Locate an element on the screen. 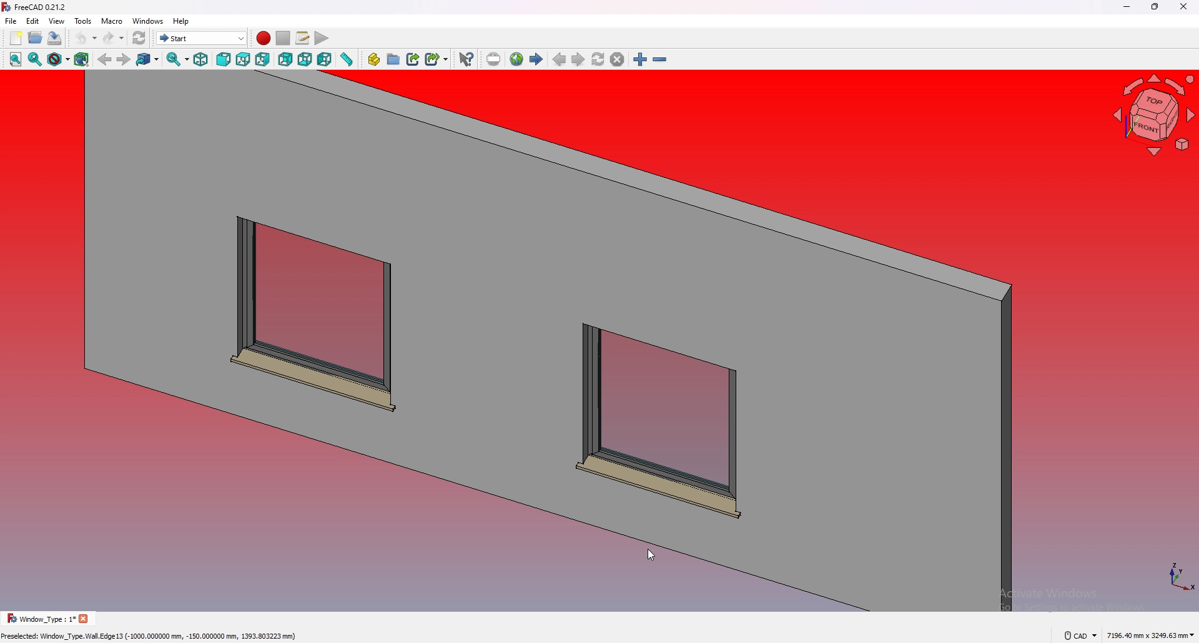  tourus is located at coordinates (1174, 576).